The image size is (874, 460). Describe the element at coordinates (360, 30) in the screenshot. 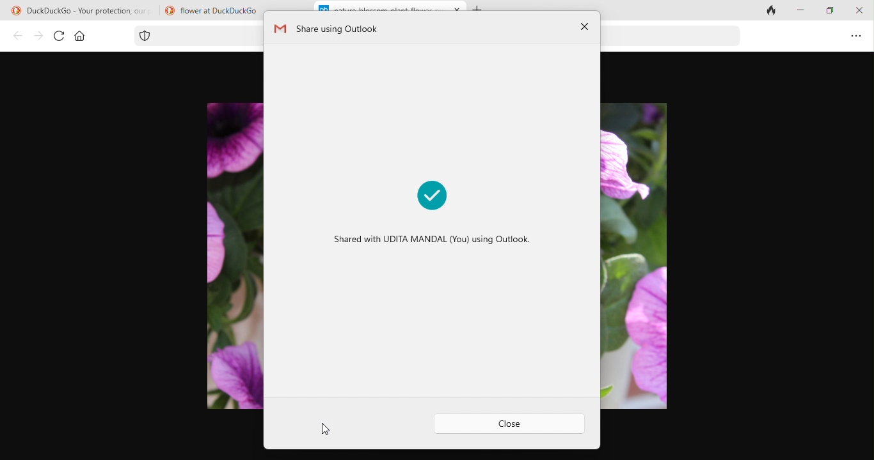

I see `share using outlook` at that location.